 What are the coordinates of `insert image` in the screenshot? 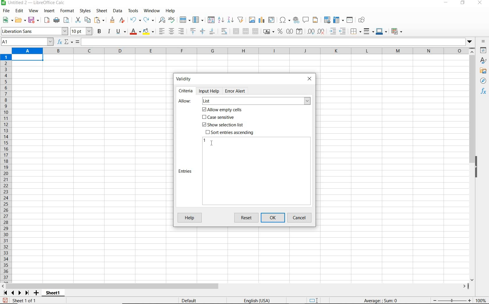 It's located at (253, 20).